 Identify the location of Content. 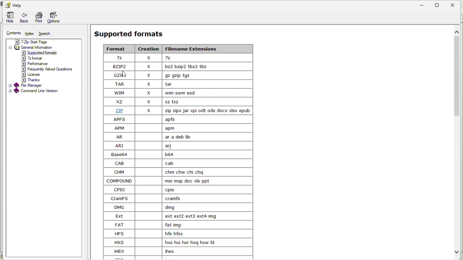
(13, 33).